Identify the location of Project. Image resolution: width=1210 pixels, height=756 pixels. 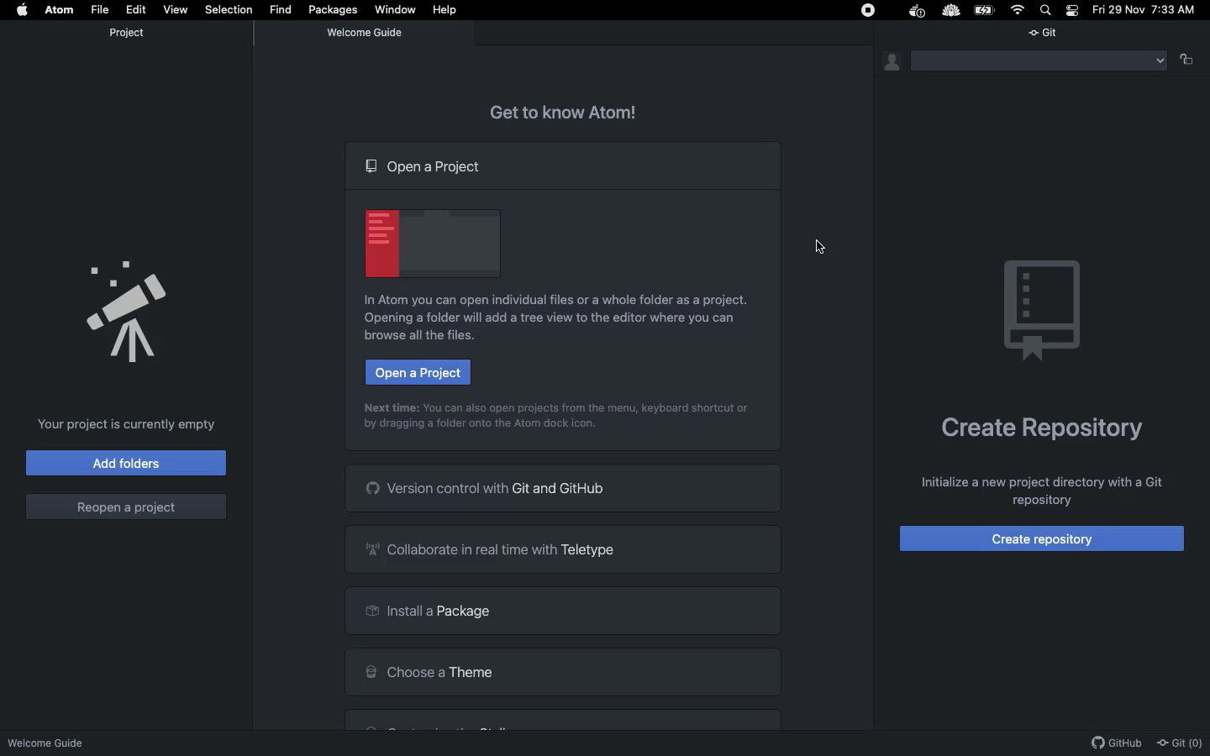
(133, 34).